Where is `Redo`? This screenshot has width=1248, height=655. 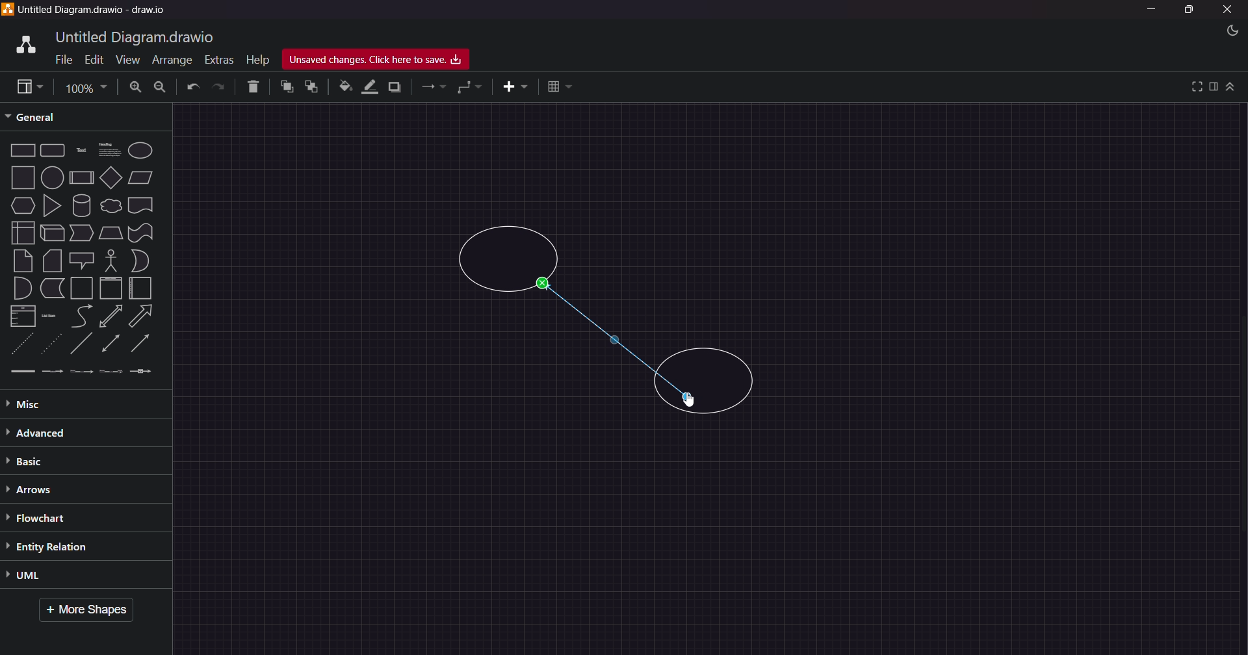
Redo is located at coordinates (220, 87).